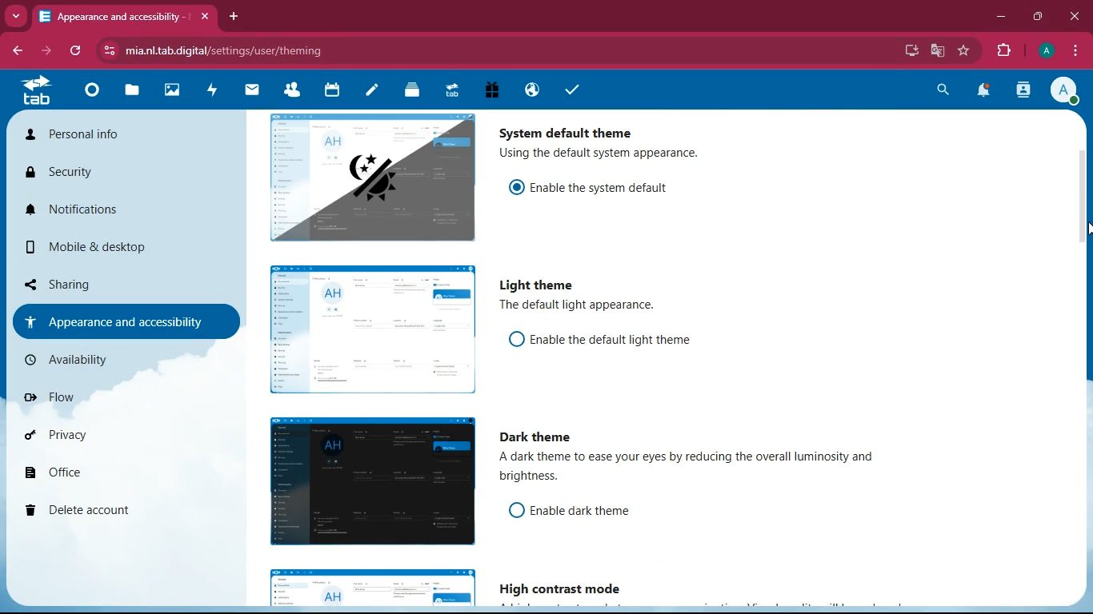 The image size is (1093, 614). I want to click on google translate, so click(941, 51).